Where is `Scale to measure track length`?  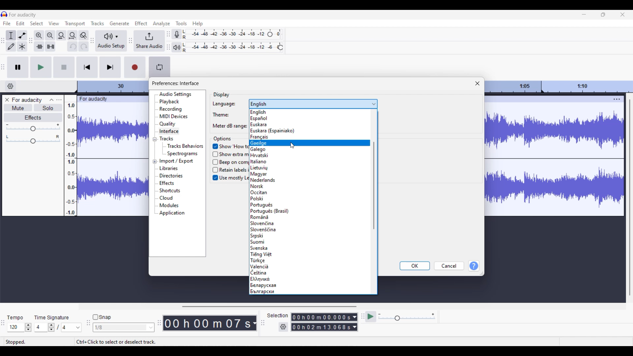
Scale to measure track length is located at coordinates (560, 87).